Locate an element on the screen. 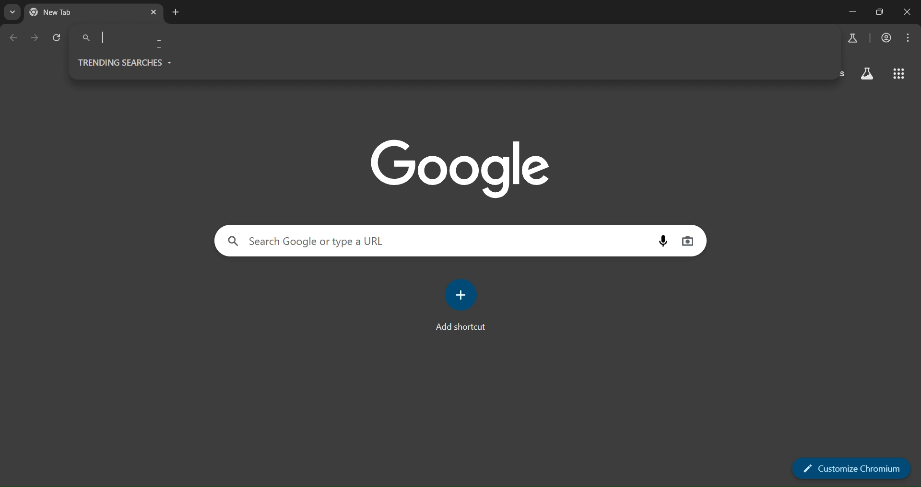 This screenshot has height=487, width=921. go back one page is located at coordinates (36, 37).